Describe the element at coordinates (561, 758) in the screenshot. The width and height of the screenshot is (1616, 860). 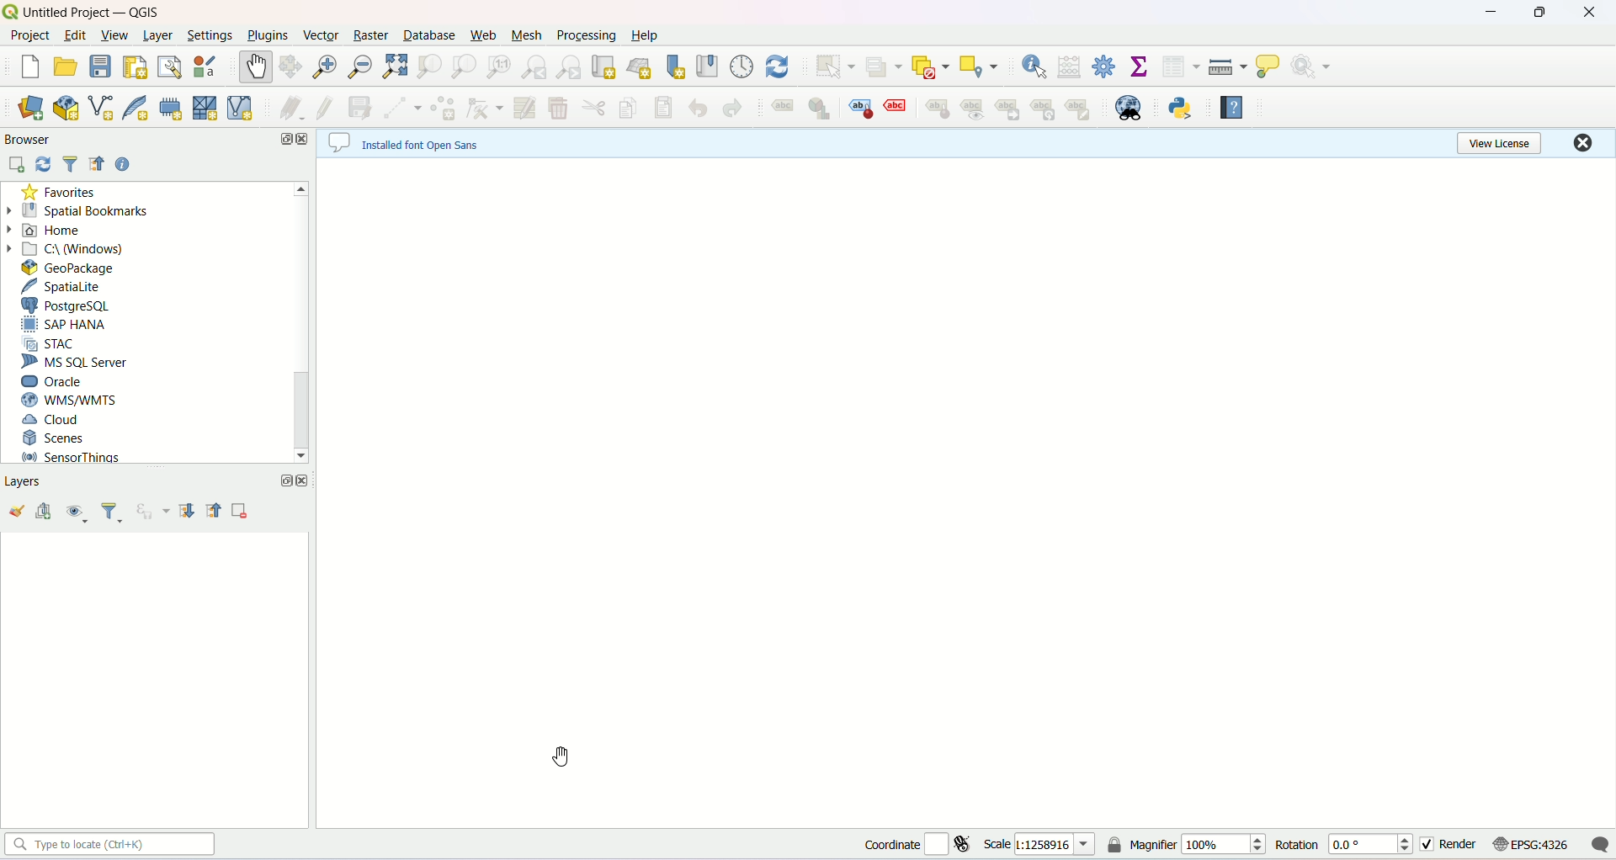
I see `cursor` at that location.